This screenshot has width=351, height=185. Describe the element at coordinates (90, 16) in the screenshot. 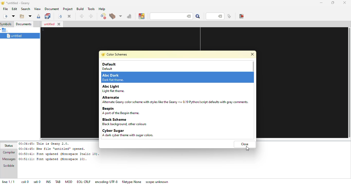

I see `next` at that location.